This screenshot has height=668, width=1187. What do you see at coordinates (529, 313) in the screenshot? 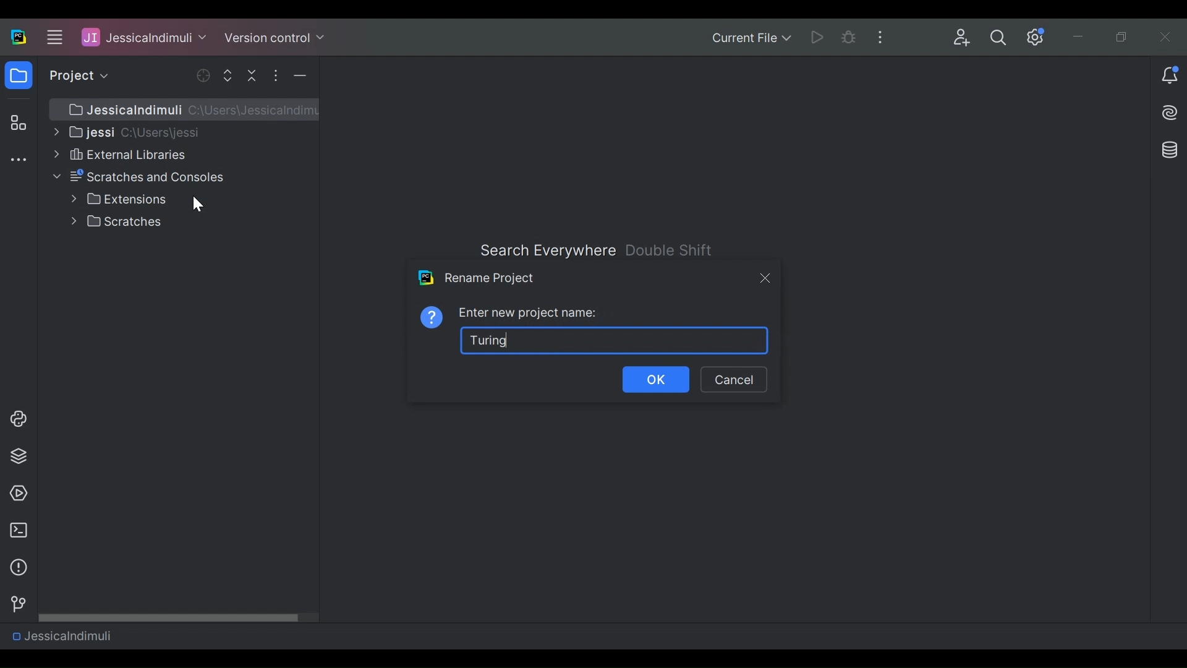
I see `Enter new project name` at bounding box center [529, 313].